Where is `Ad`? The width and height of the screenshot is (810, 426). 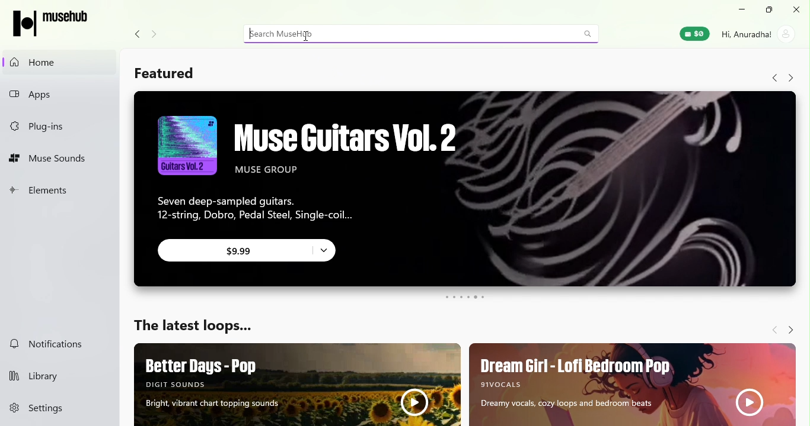 Ad is located at coordinates (299, 385).